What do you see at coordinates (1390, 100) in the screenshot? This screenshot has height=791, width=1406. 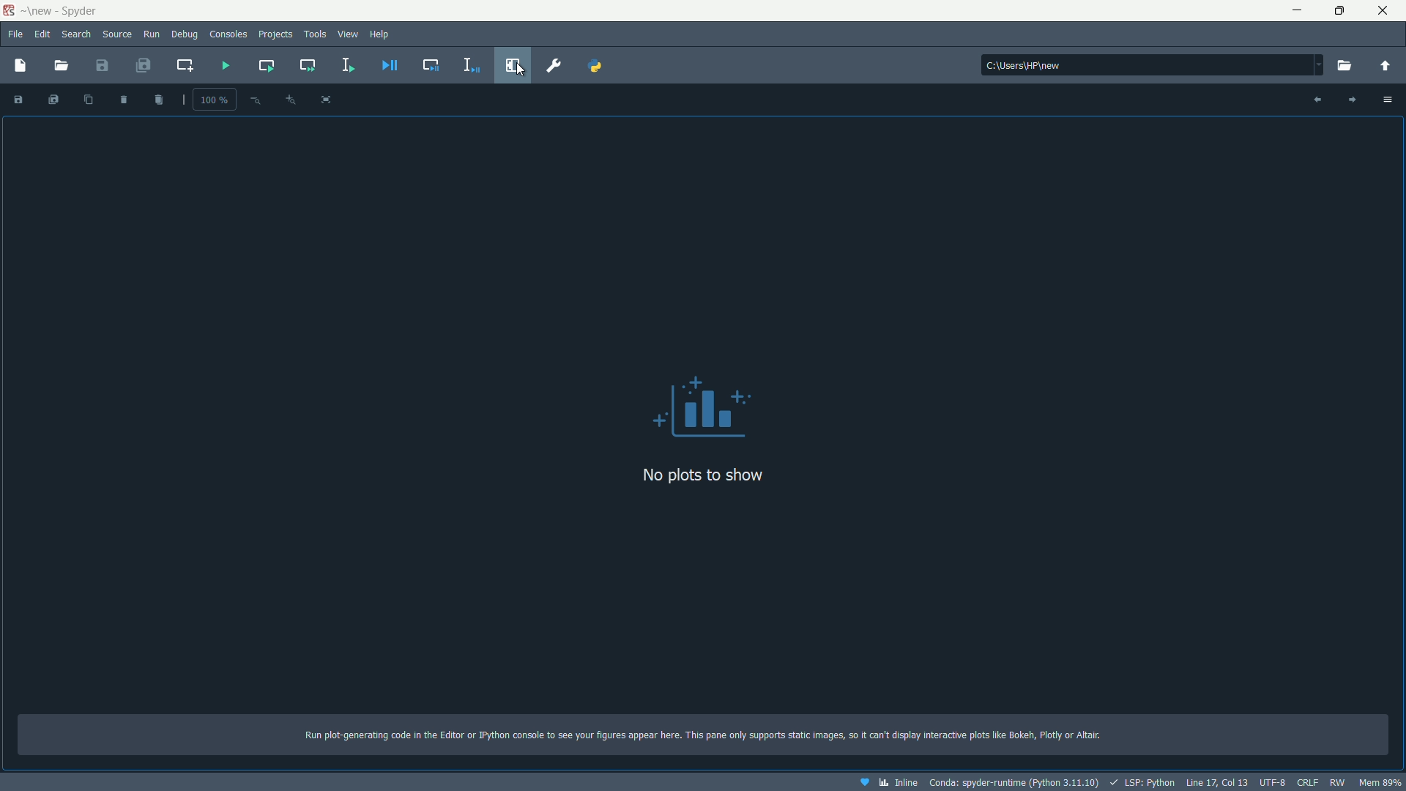 I see `options` at bounding box center [1390, 100].